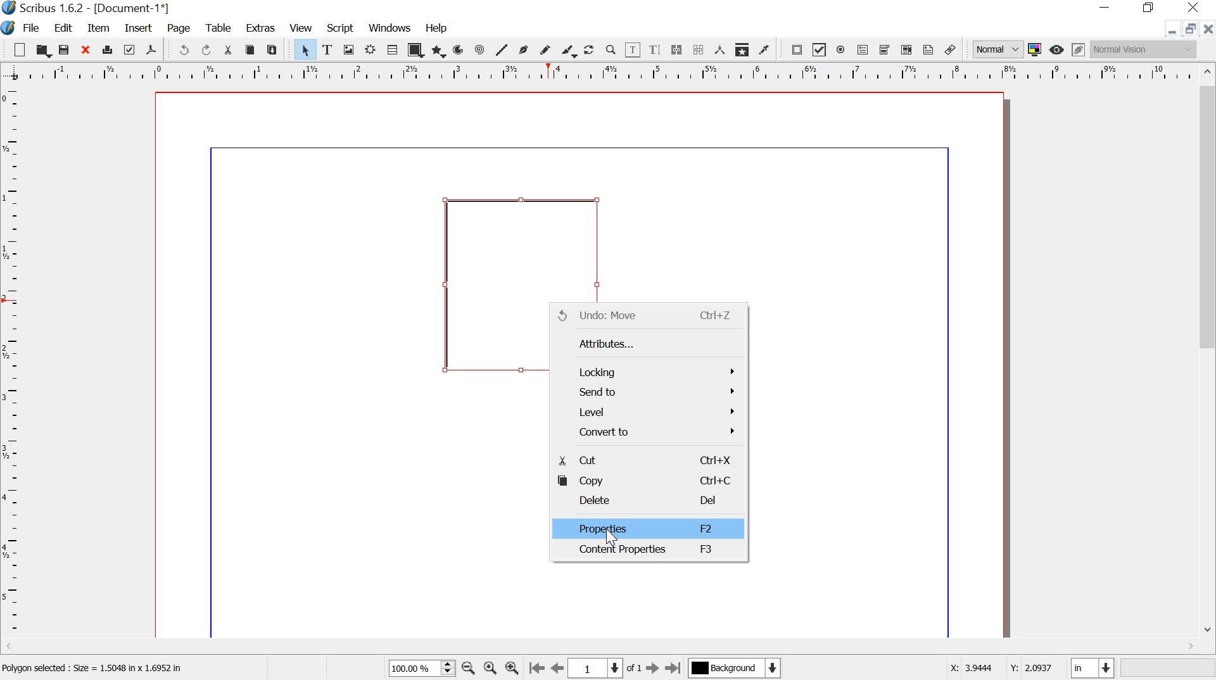  What do you see at coordinates (1148, 8) in the screenshot?
I see `restore down` at bounding box center [1148, 8].